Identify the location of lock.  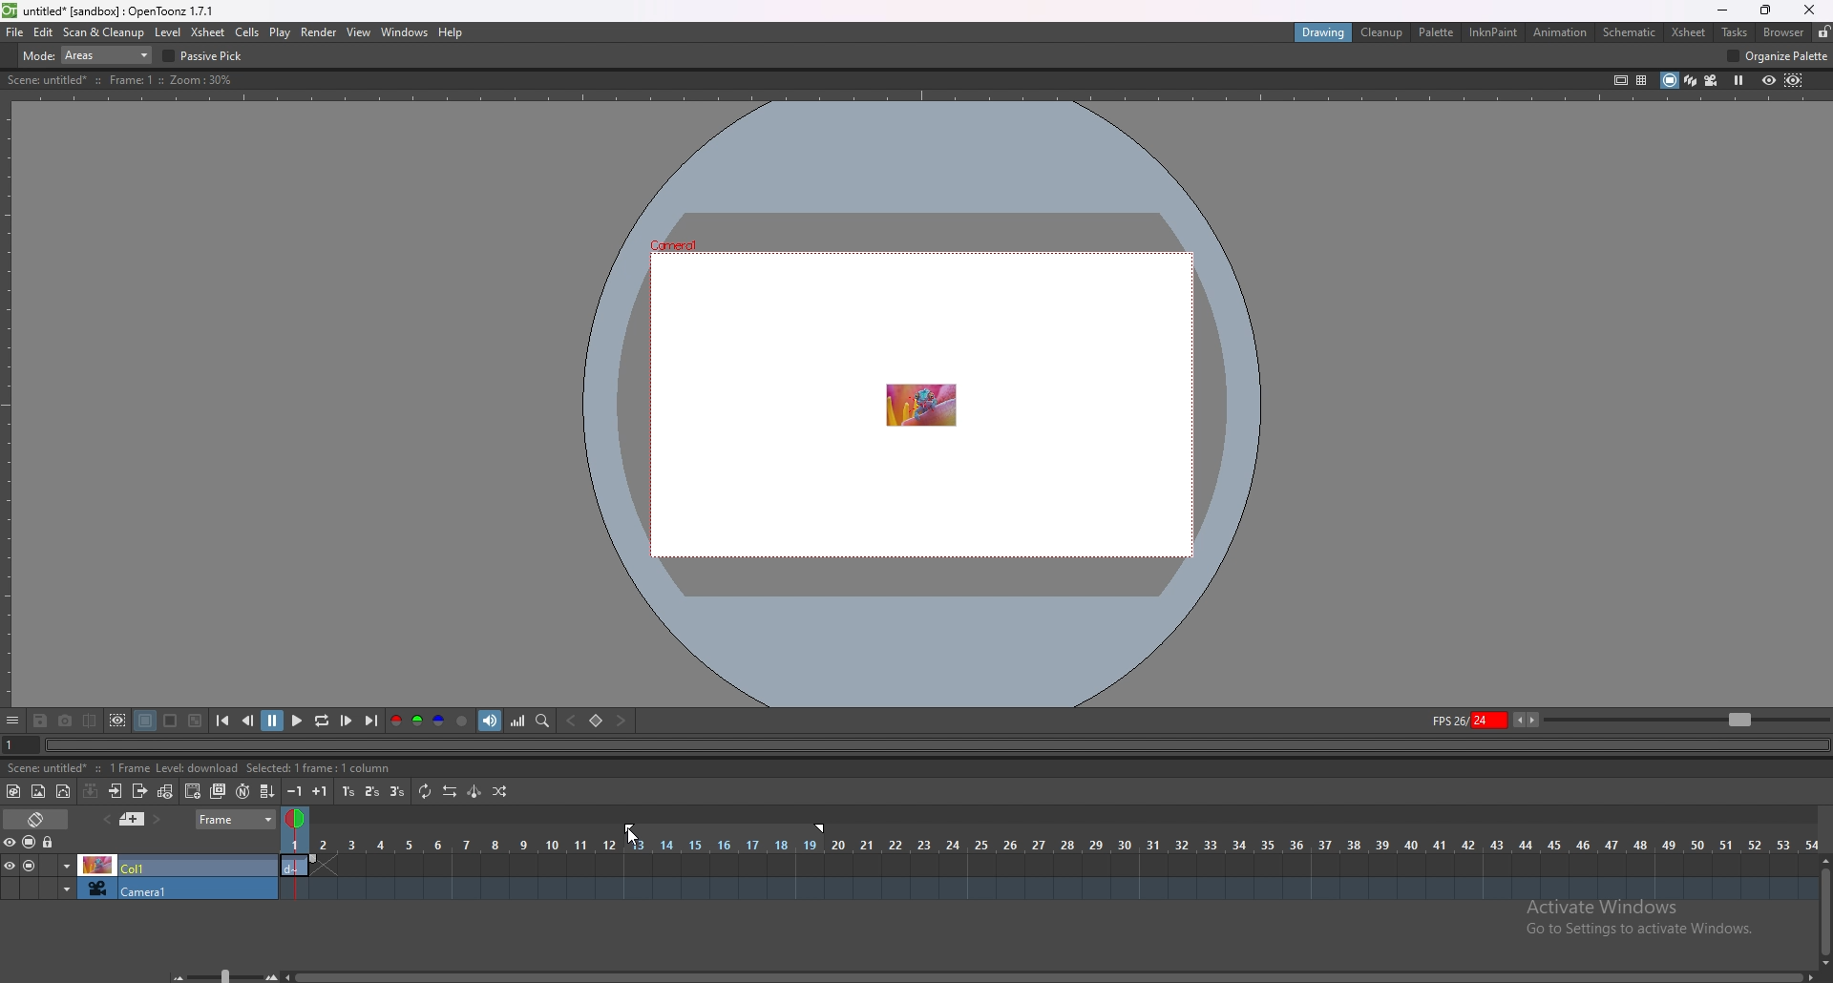
(50, 842).